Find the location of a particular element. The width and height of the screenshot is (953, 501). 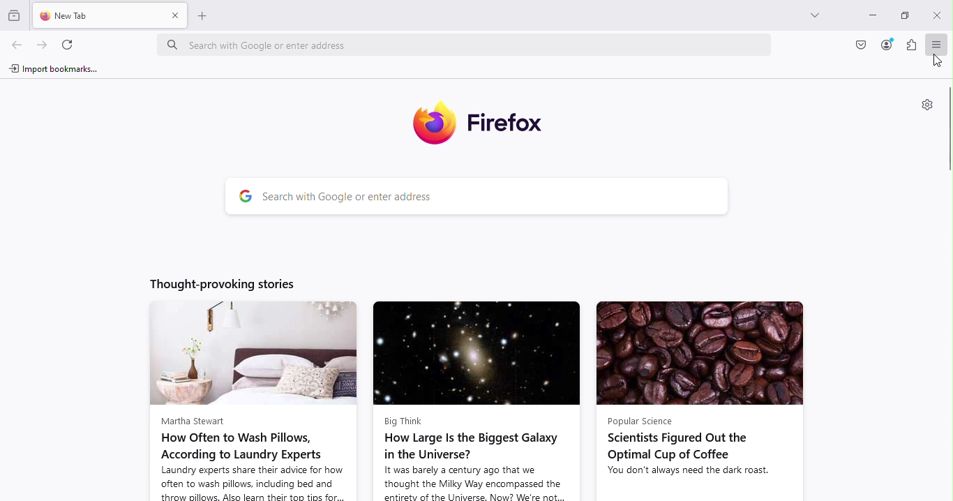

Save to pocket is located at coordinates (860, 45).